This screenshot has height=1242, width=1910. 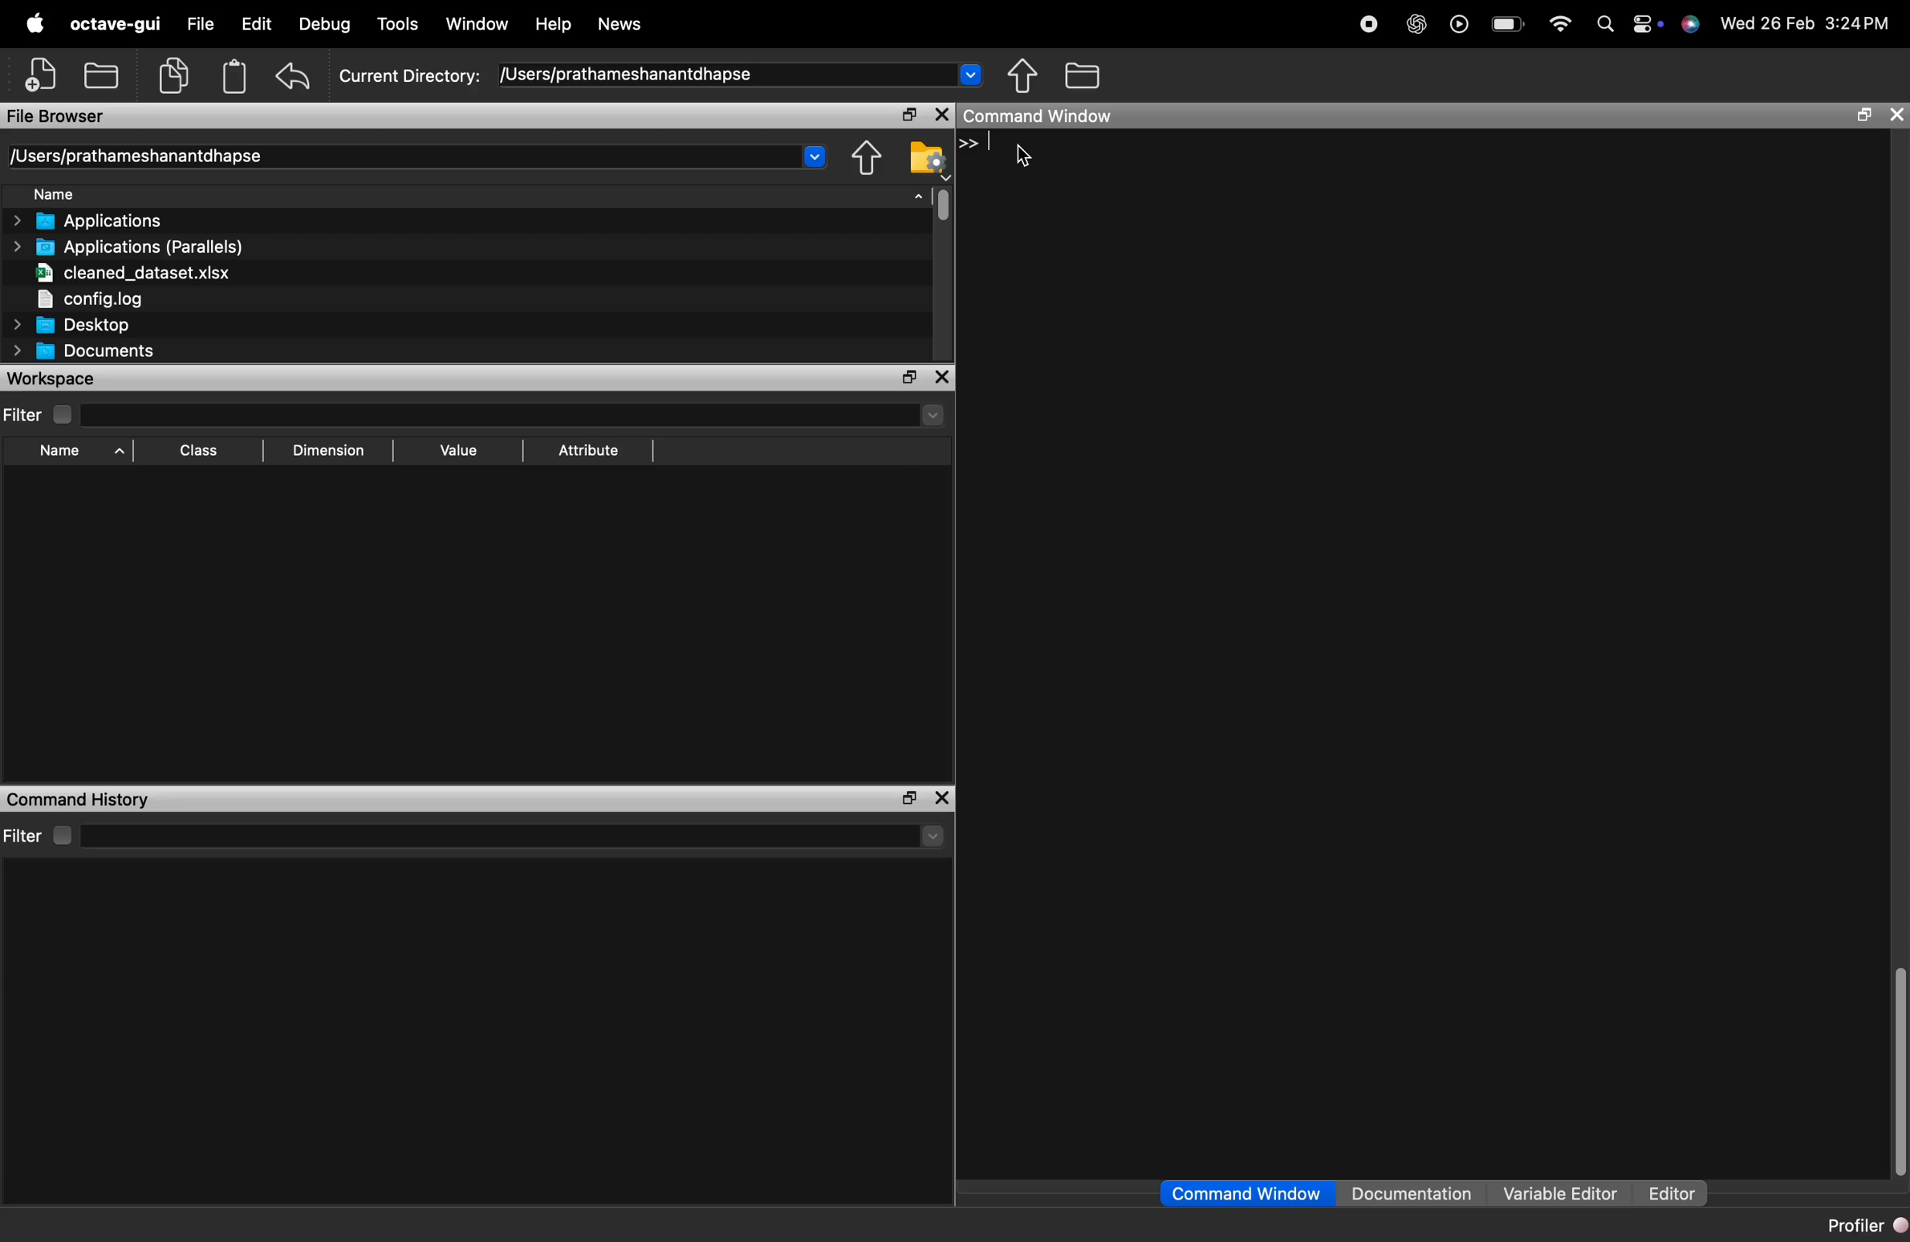 I want to click on Help, so click(x=555, y=25).